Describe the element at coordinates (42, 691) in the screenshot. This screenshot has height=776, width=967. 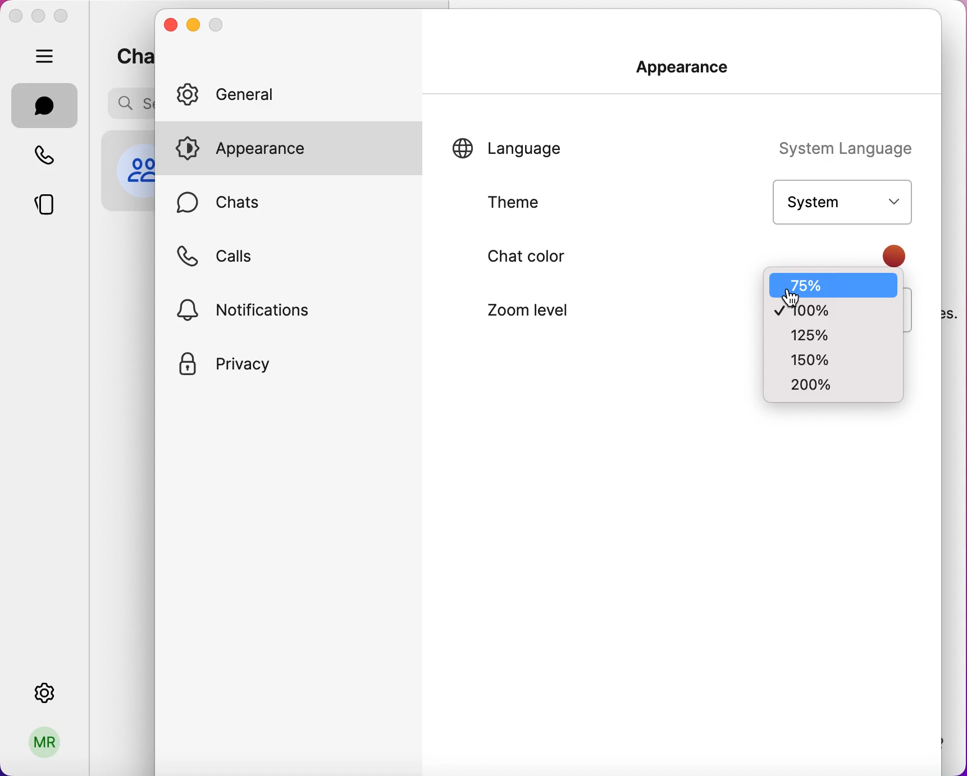
I see `settings` at that location.